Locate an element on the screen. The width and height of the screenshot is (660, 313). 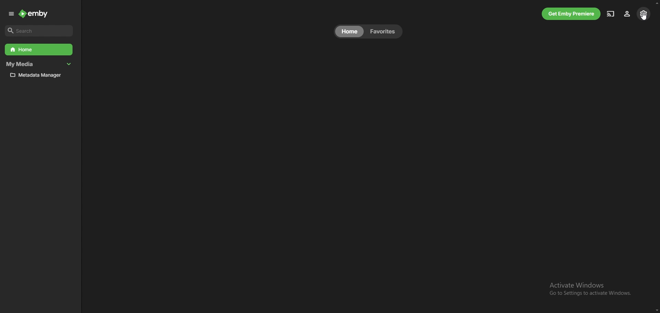
cursor is located at coordinates (645, 17).